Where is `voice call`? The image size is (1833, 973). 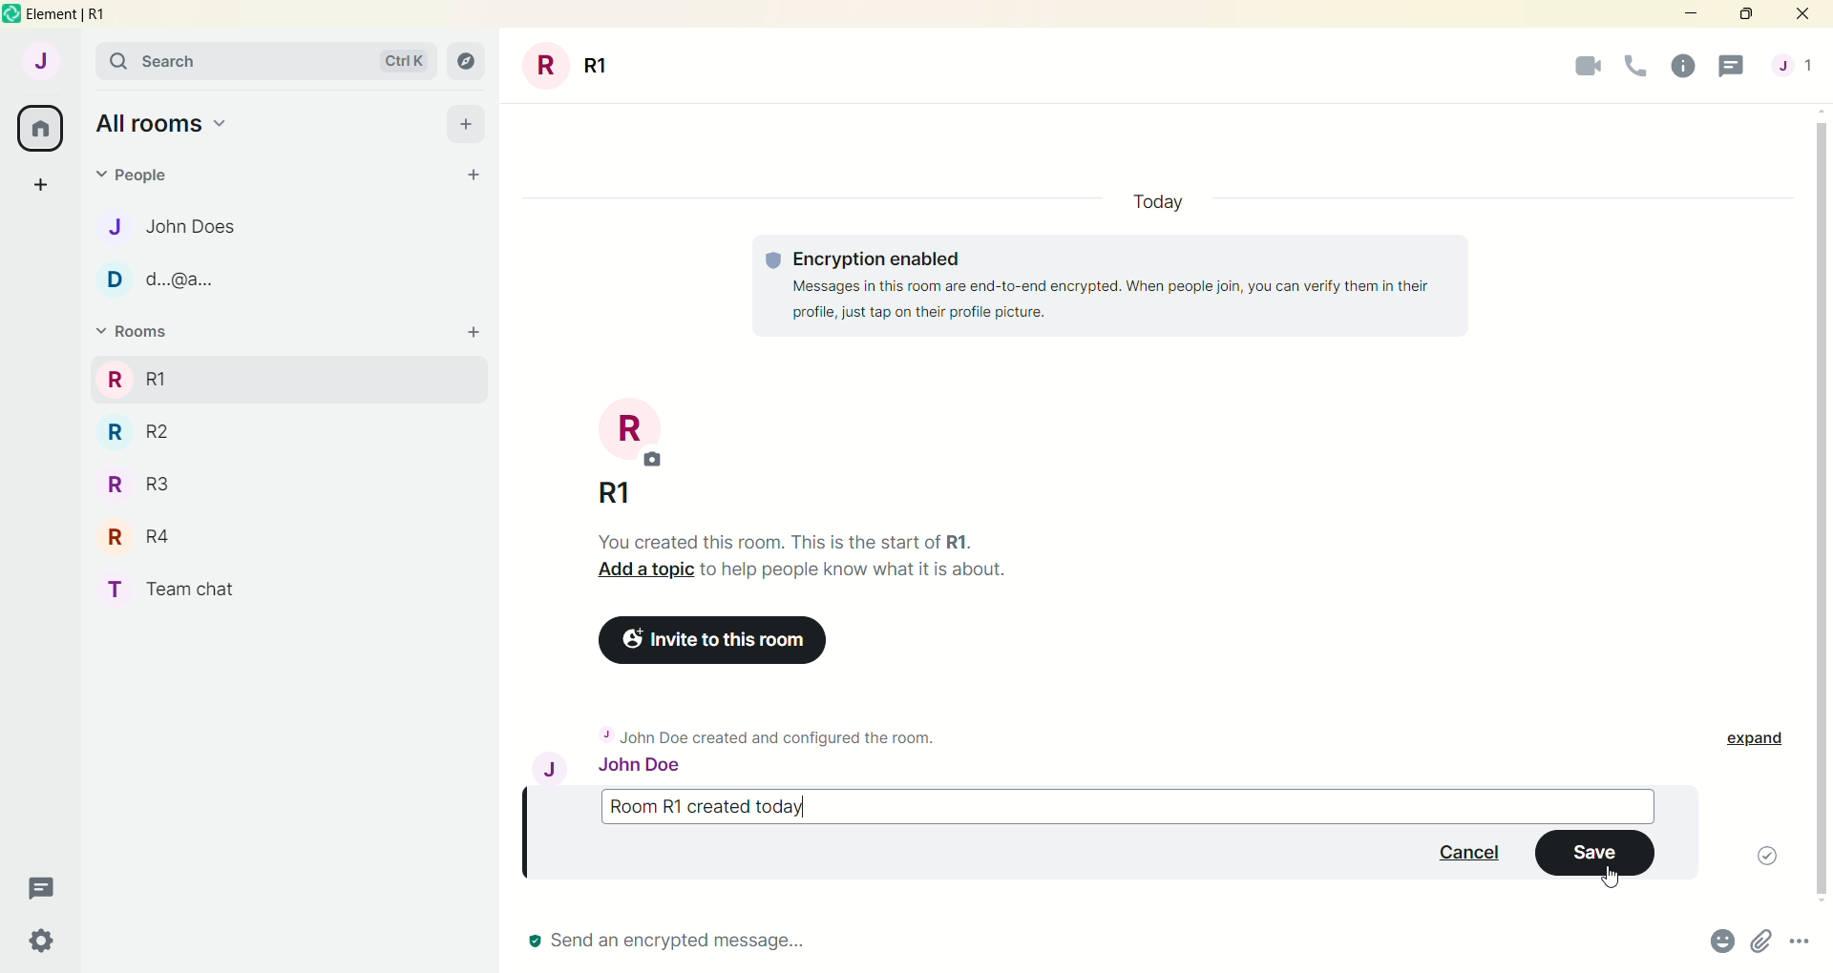 voice call is located at coordinates (1636, 67).